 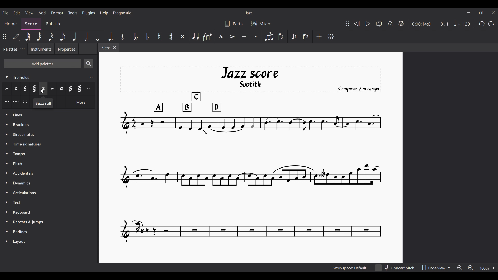 I want to click on Loop playback, so click(x=379, y=24).